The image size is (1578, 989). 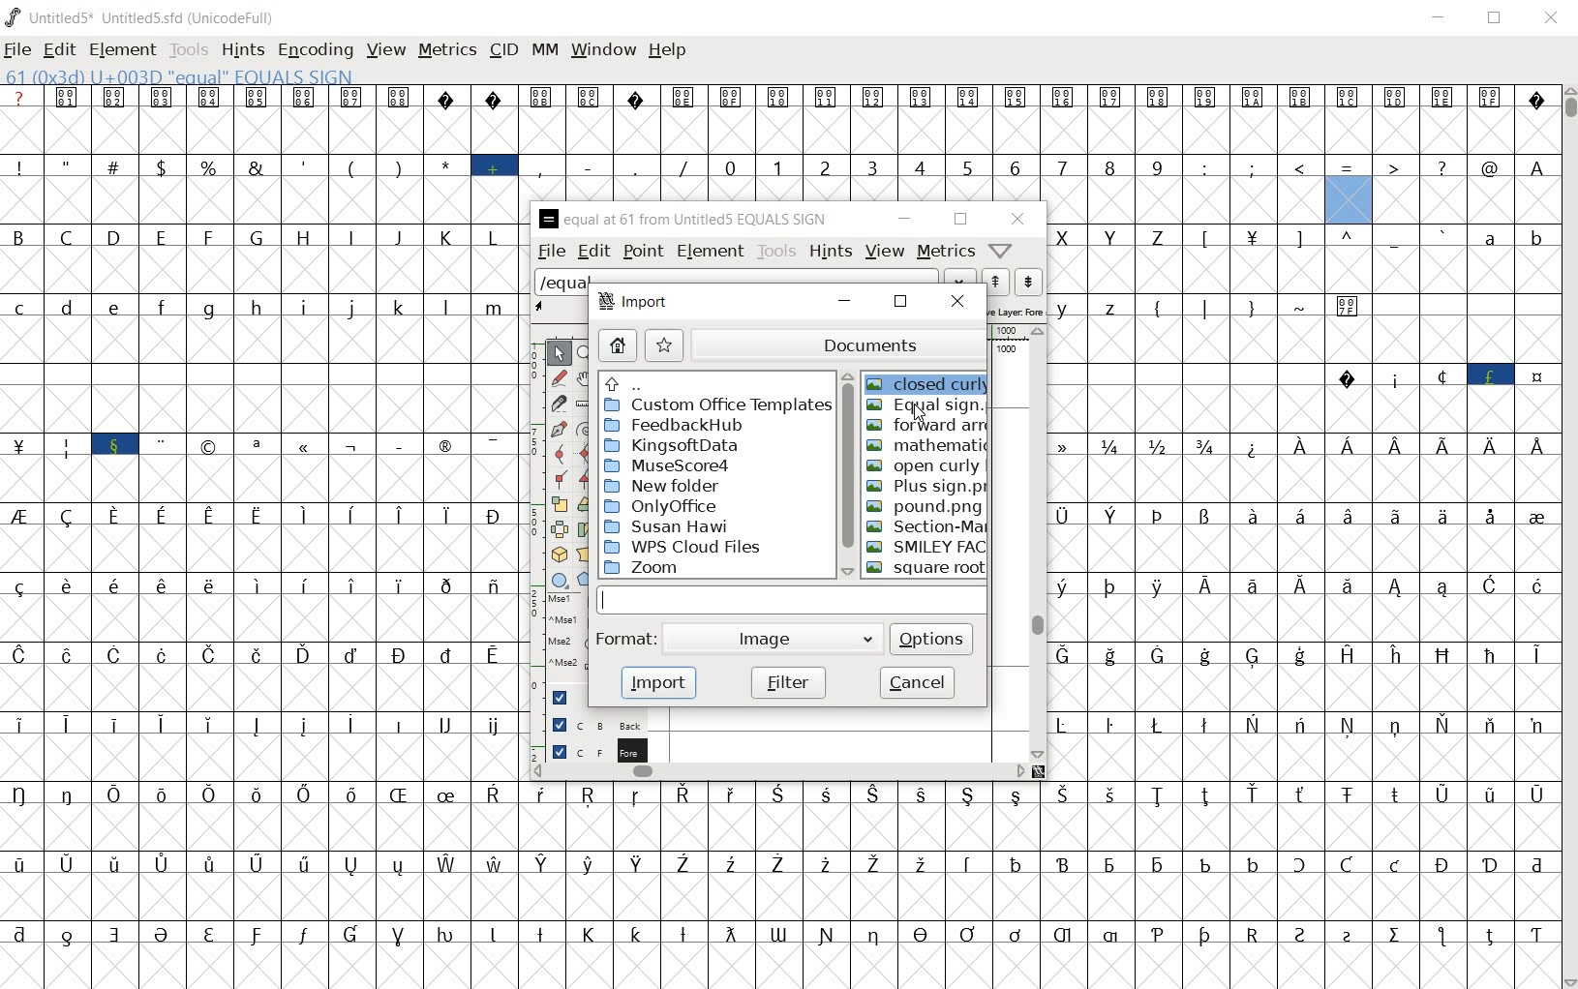 I want to click on MAGNIFY, so click(x=585, y=352).